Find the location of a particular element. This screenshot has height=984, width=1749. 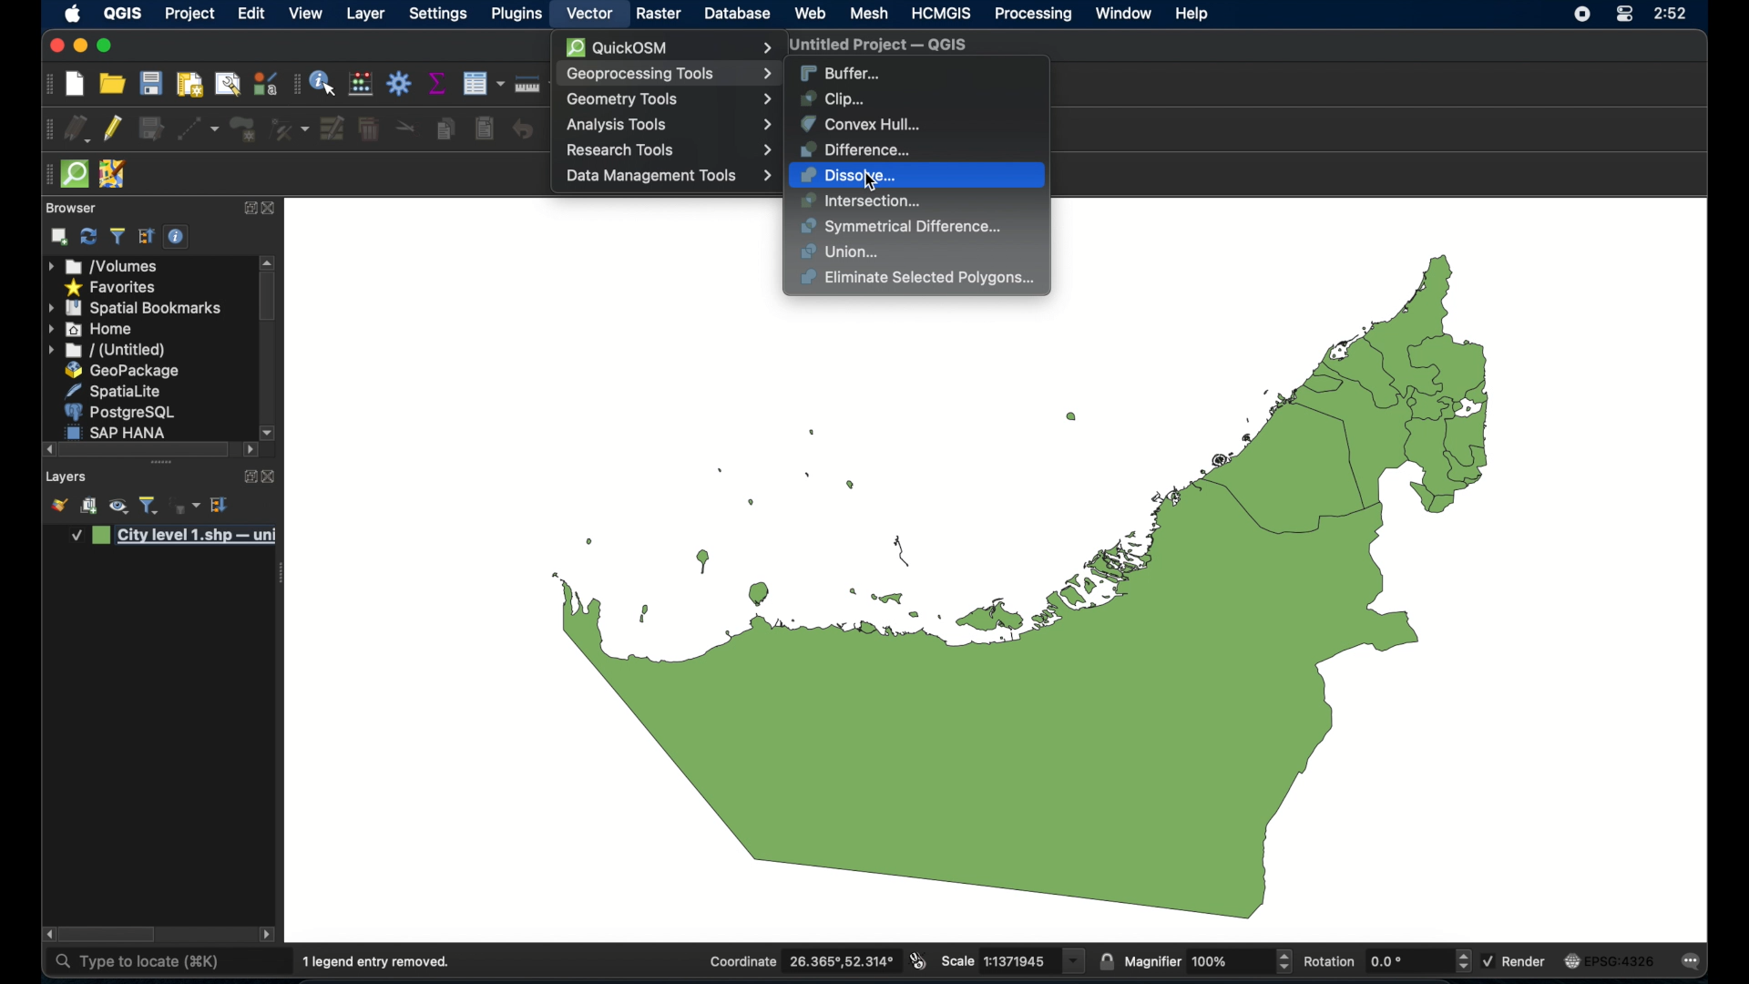

close is located at coordinates (270, 477).